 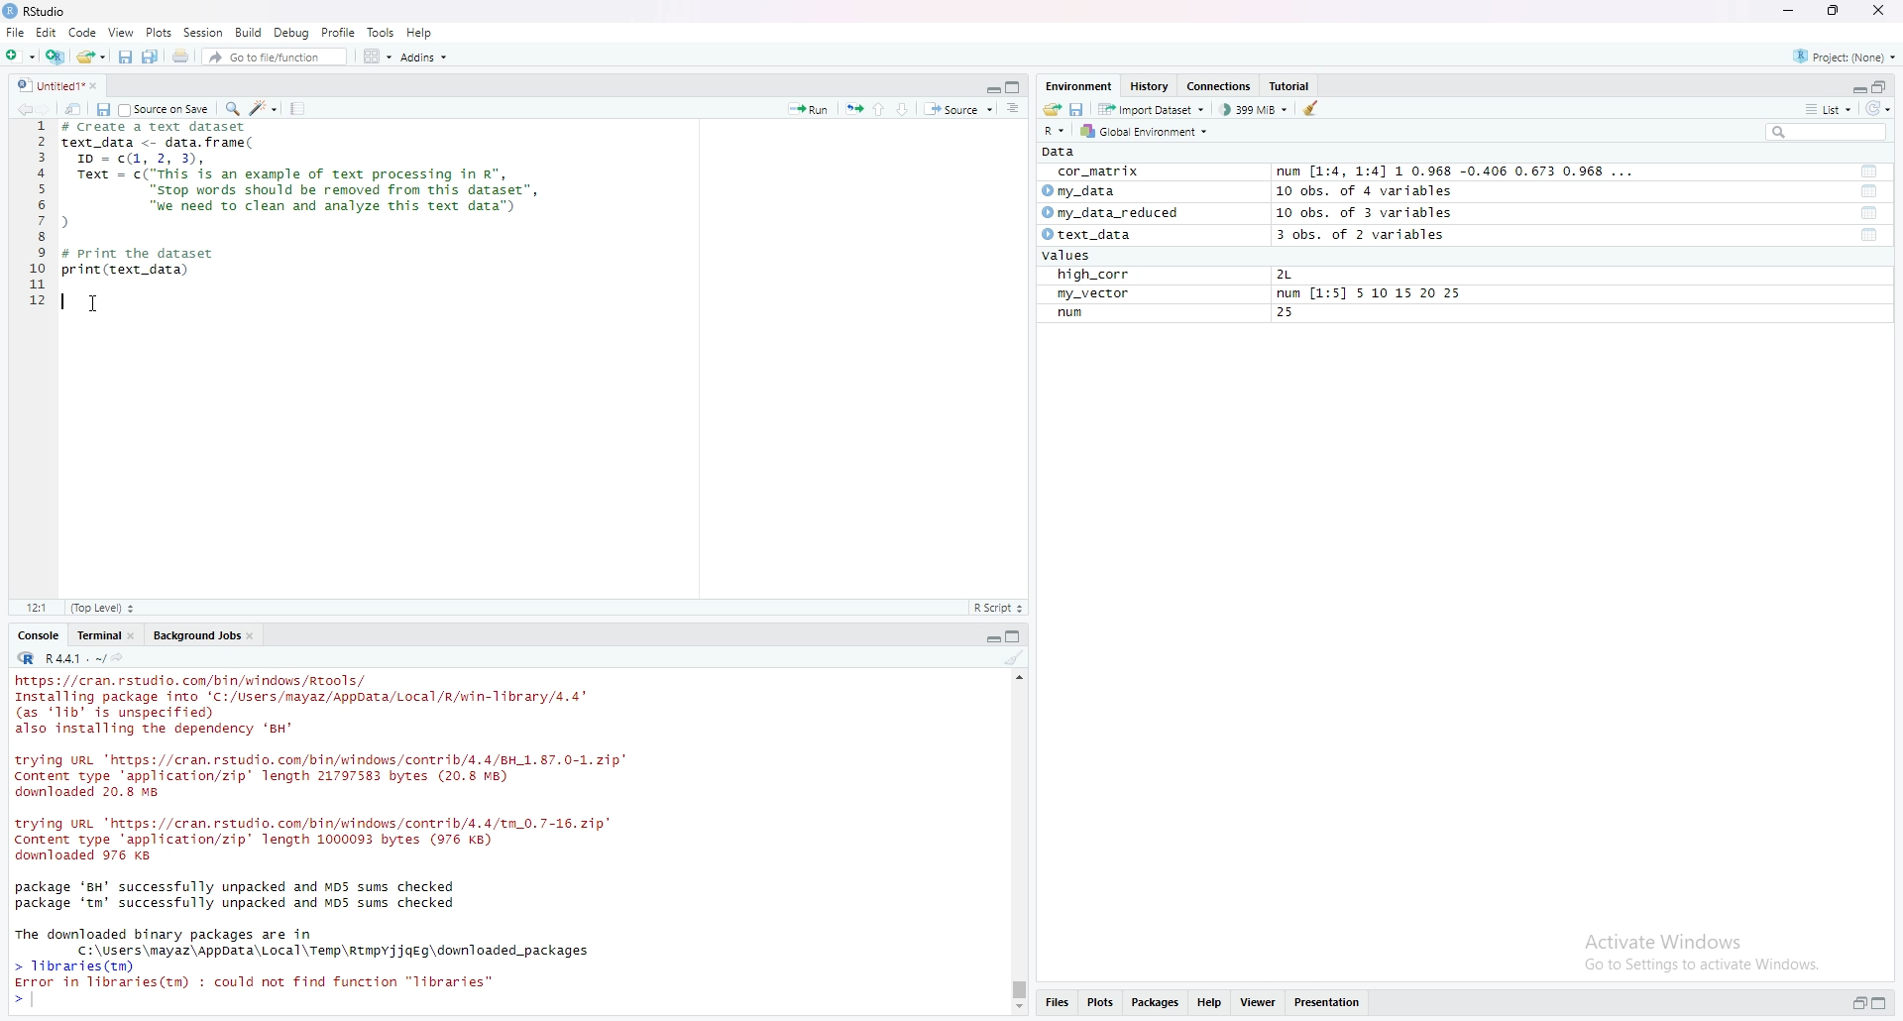 I want to click on code tools, so click(x=265, y=109).